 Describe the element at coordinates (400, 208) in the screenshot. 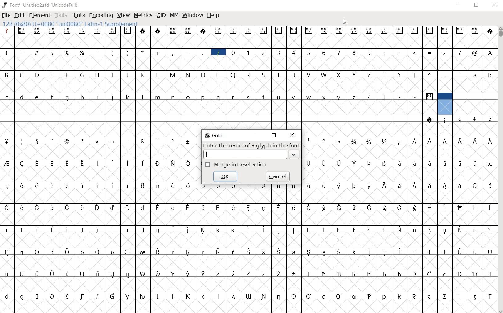

I see `Symbol` at that location.